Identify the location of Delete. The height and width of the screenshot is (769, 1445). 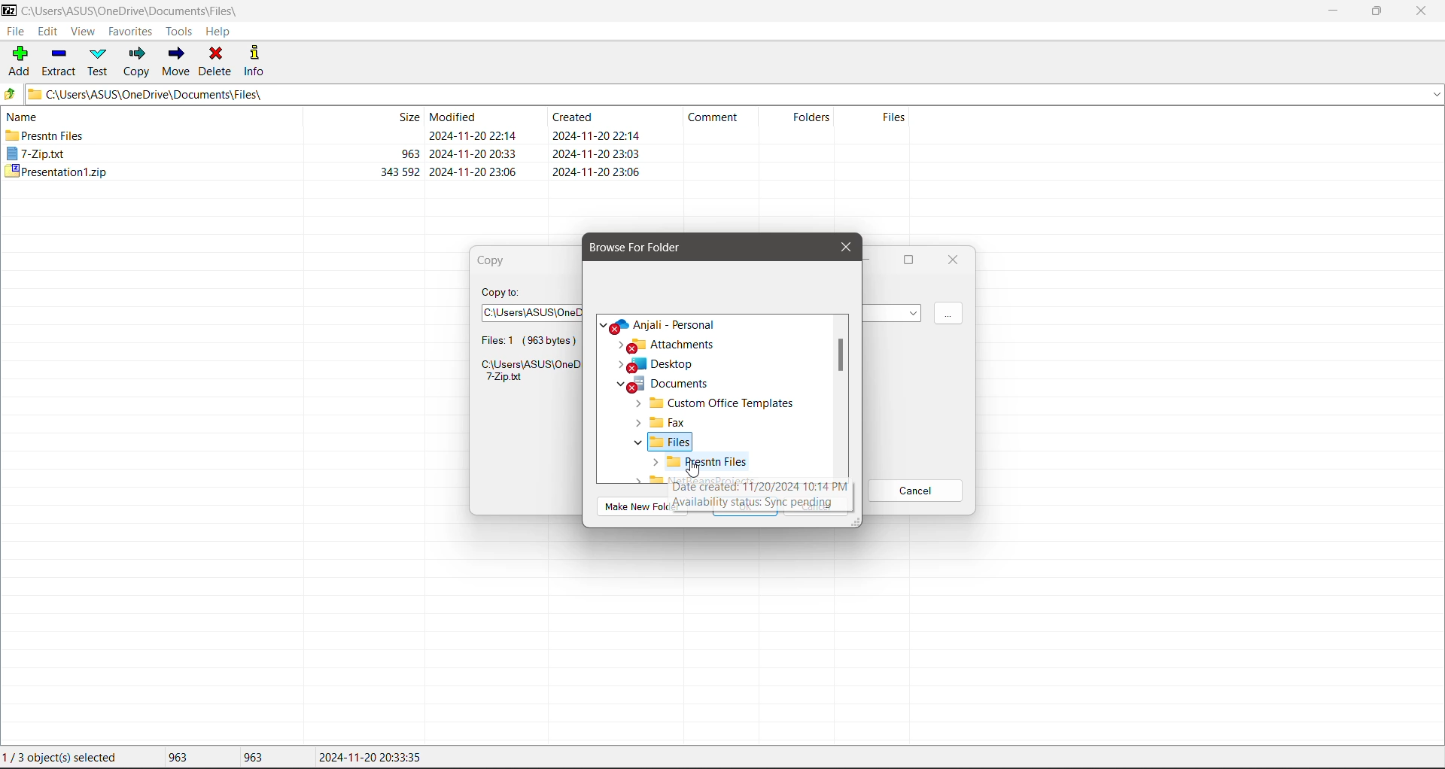
(217, 60).